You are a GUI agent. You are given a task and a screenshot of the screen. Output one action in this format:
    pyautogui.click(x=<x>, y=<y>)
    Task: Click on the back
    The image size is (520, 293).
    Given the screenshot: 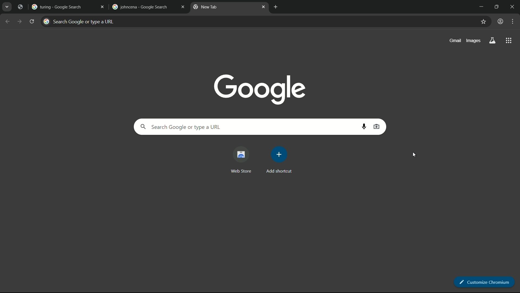 What is the action you would take?
    pyautogui.click(x=8, y=21)
    